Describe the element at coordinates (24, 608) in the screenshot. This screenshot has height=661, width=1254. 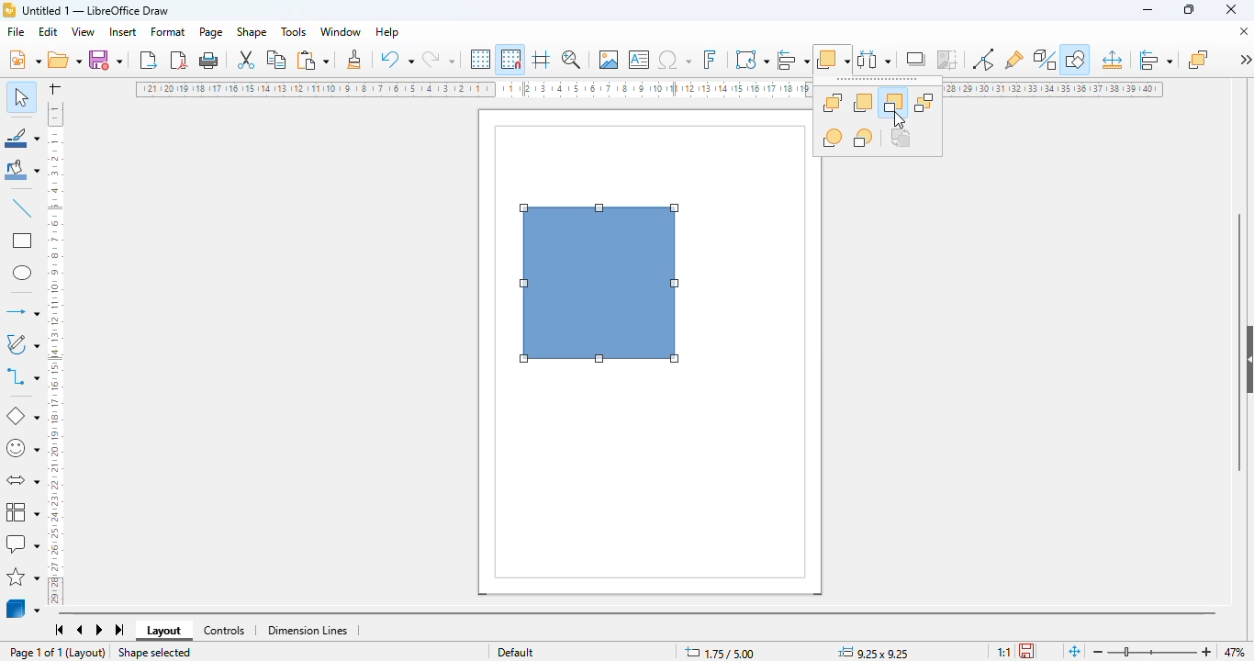
I see `3D objects` at that location.